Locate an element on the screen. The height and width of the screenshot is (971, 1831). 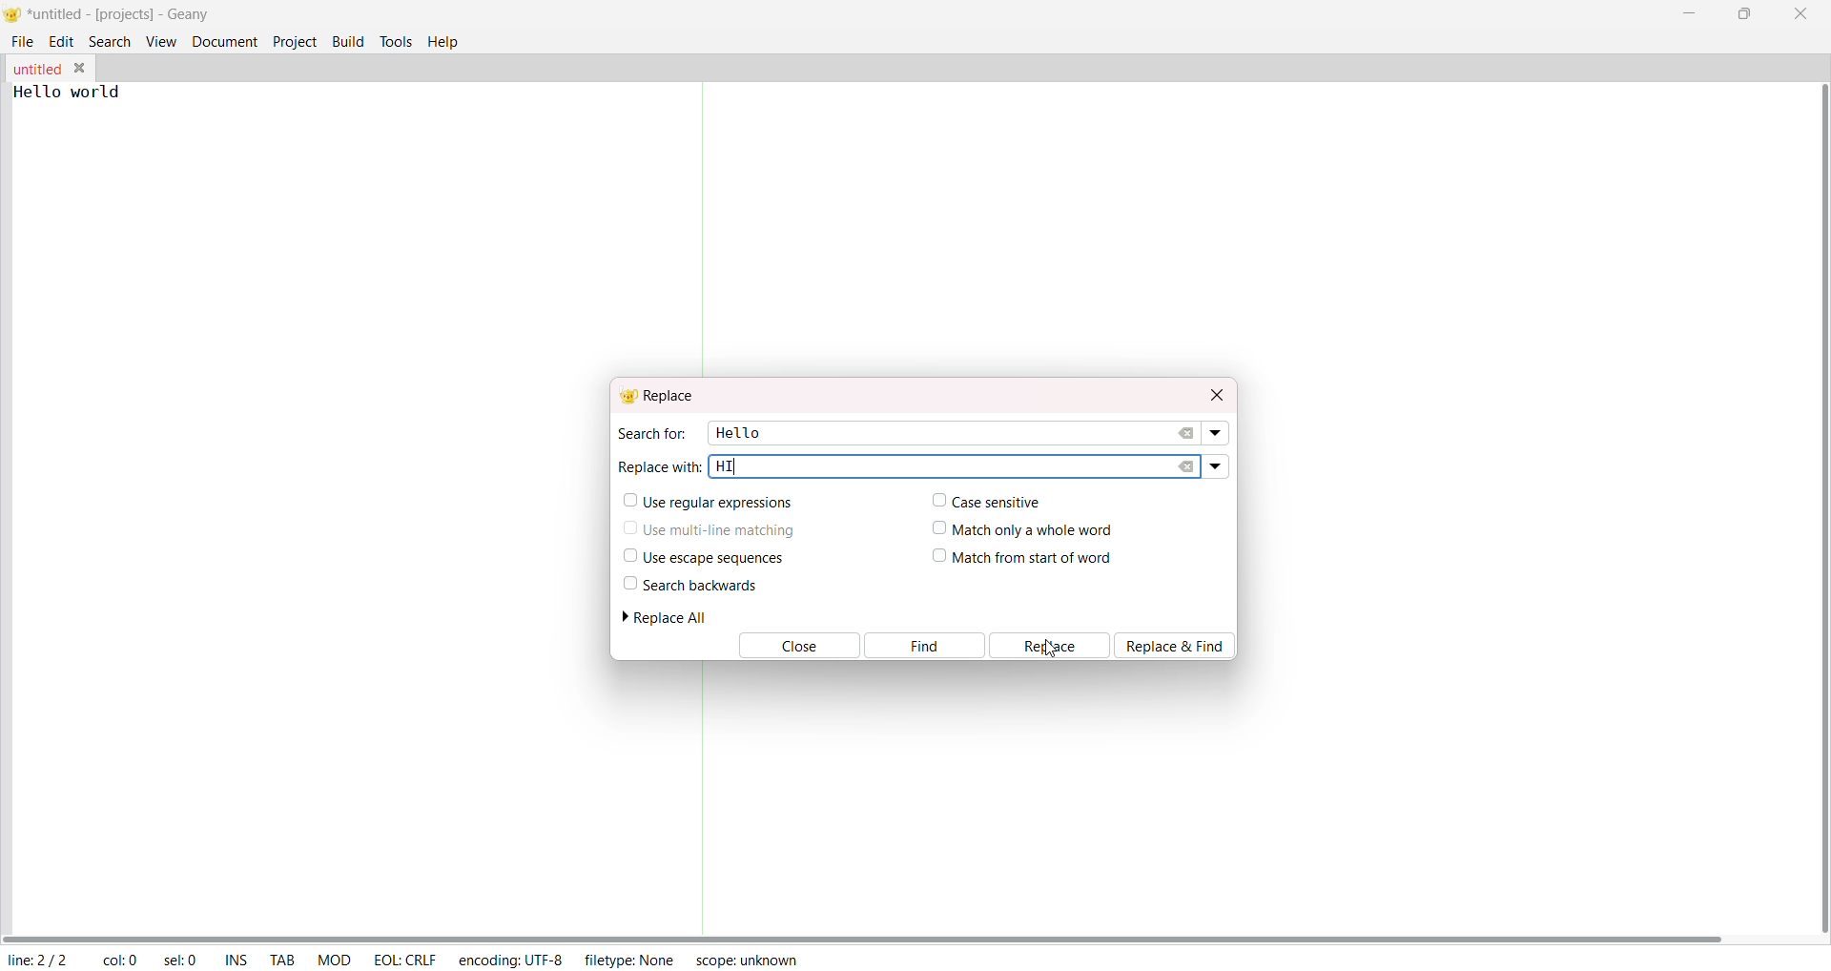
use escape sequences is located at coordinates (700, 557).